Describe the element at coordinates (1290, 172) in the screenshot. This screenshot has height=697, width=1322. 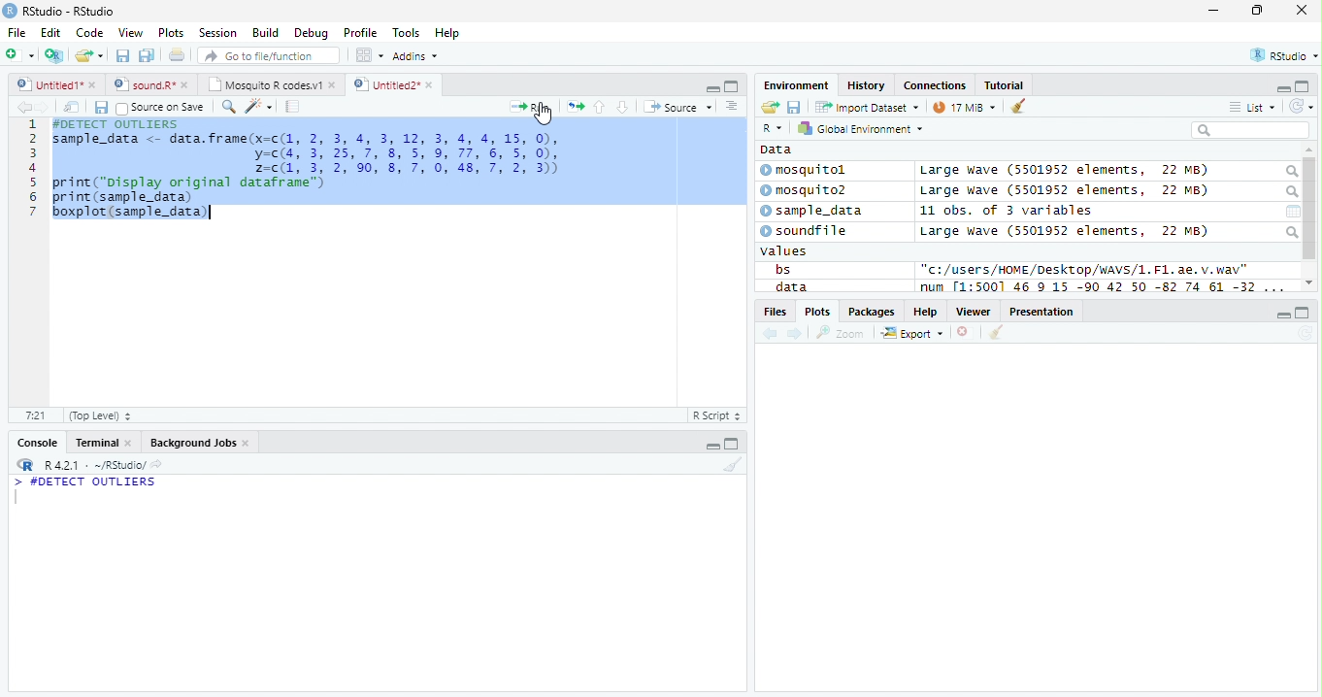
I see `search` at that location.